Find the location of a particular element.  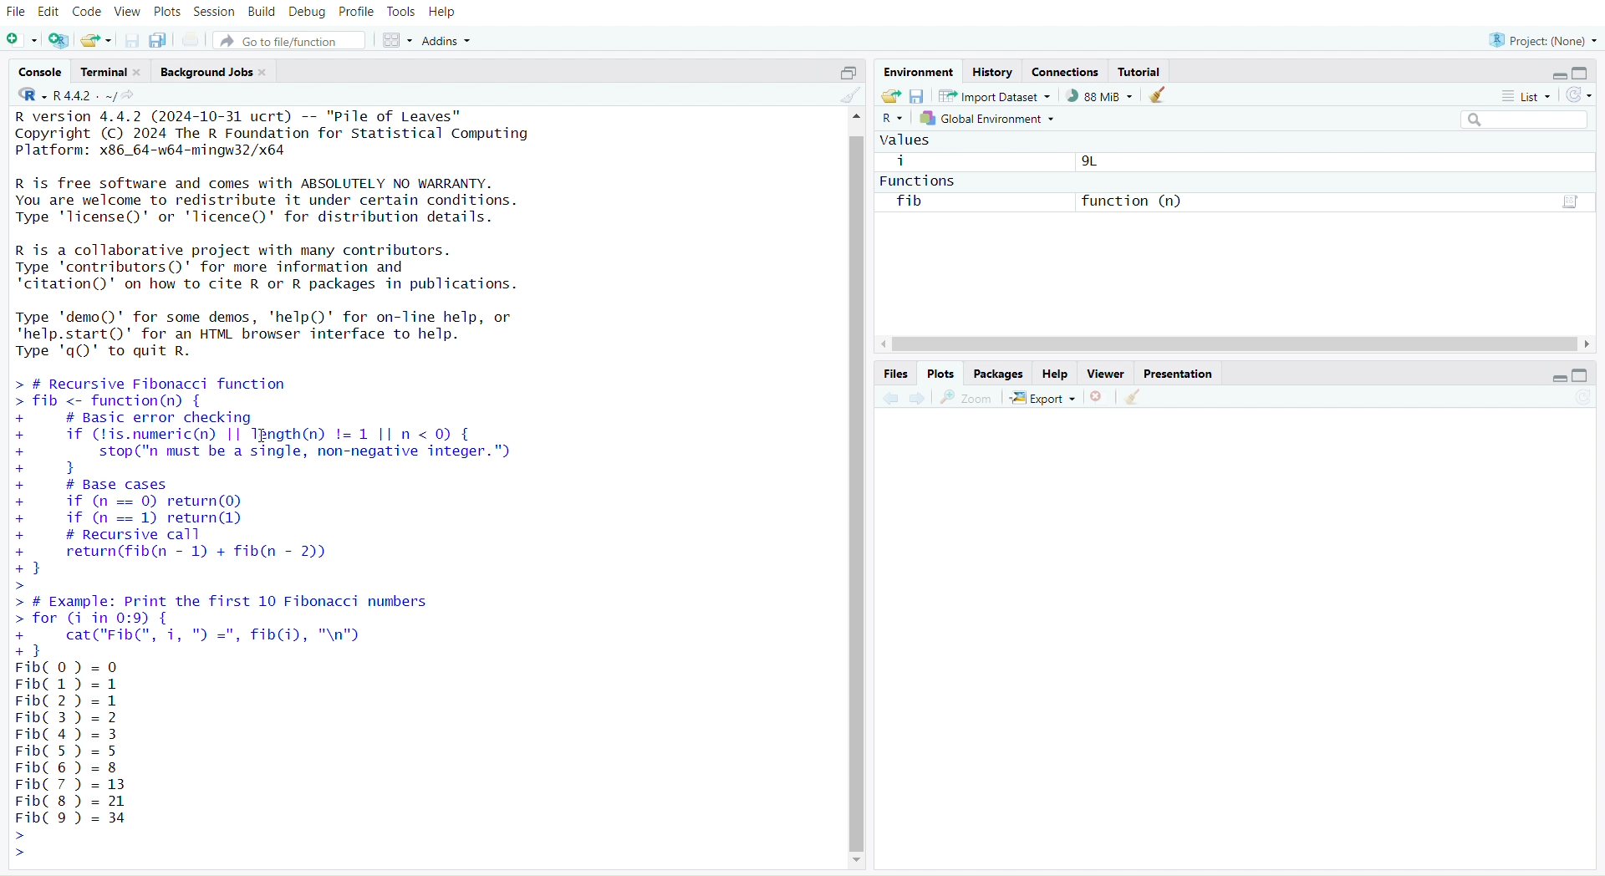

expand is located at coordinates (1557, 76).